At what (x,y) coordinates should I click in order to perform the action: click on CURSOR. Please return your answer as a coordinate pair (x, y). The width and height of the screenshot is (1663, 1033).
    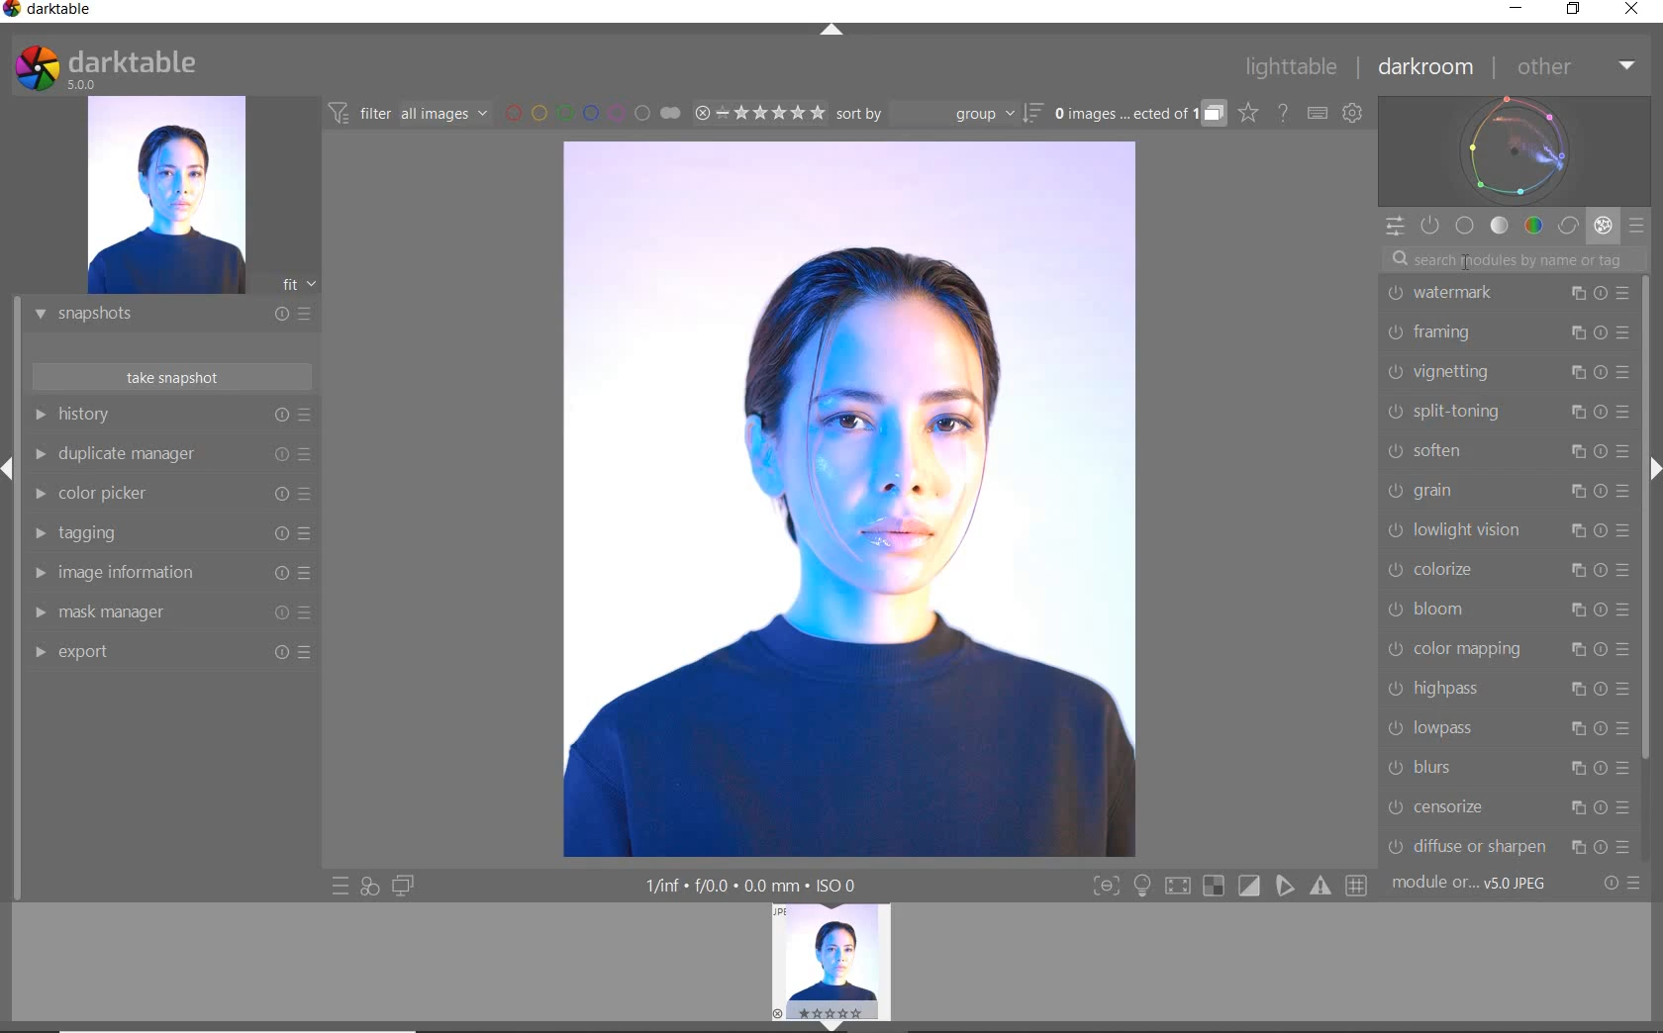
    Looking at the image, I should click on (1465, 259).